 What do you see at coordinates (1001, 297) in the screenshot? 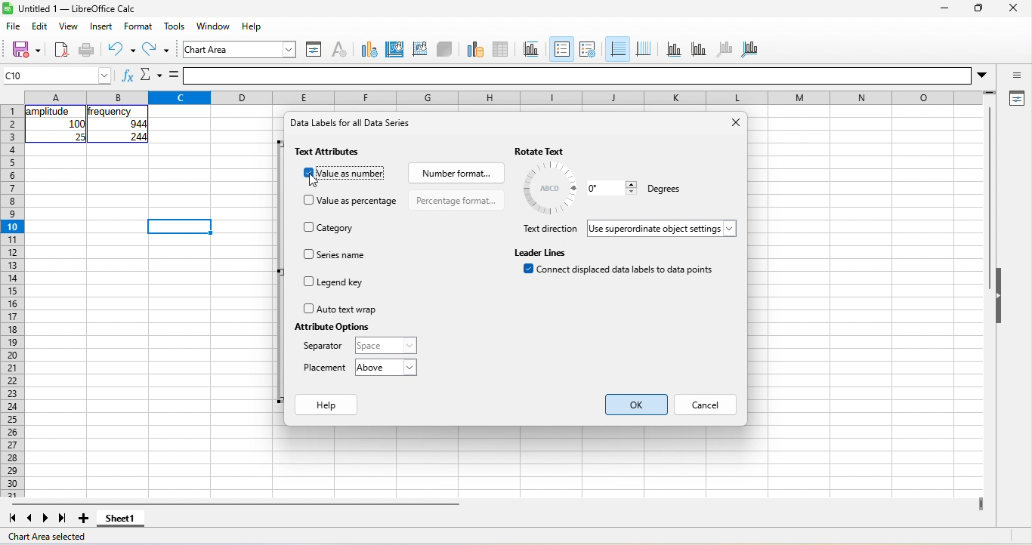
I see `hide ` at bounding box center [1001, 297].